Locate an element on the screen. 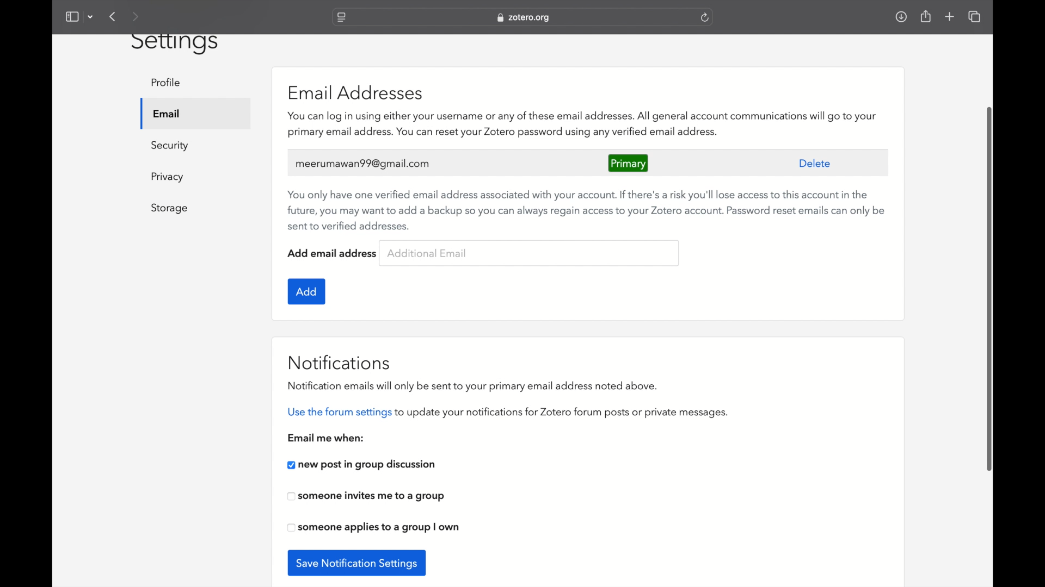 The height and width of the screenshot is (587, 1045). storage is located at coordinates (169, 209).